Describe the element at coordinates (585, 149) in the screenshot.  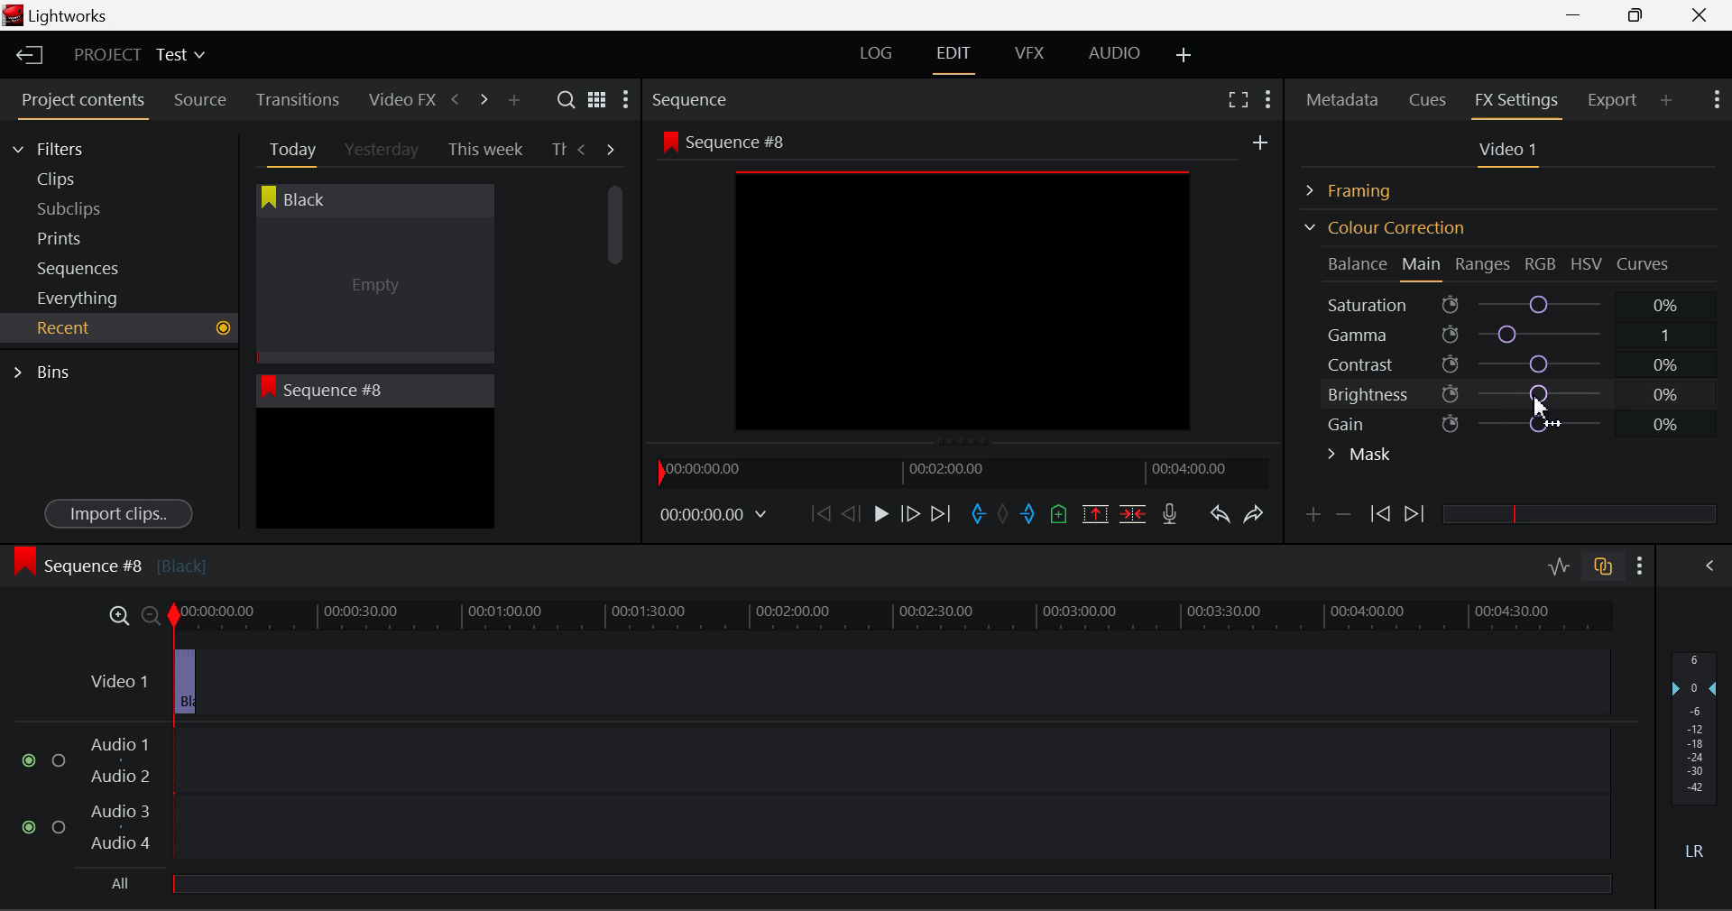
I see `Previous Tab` at that location.